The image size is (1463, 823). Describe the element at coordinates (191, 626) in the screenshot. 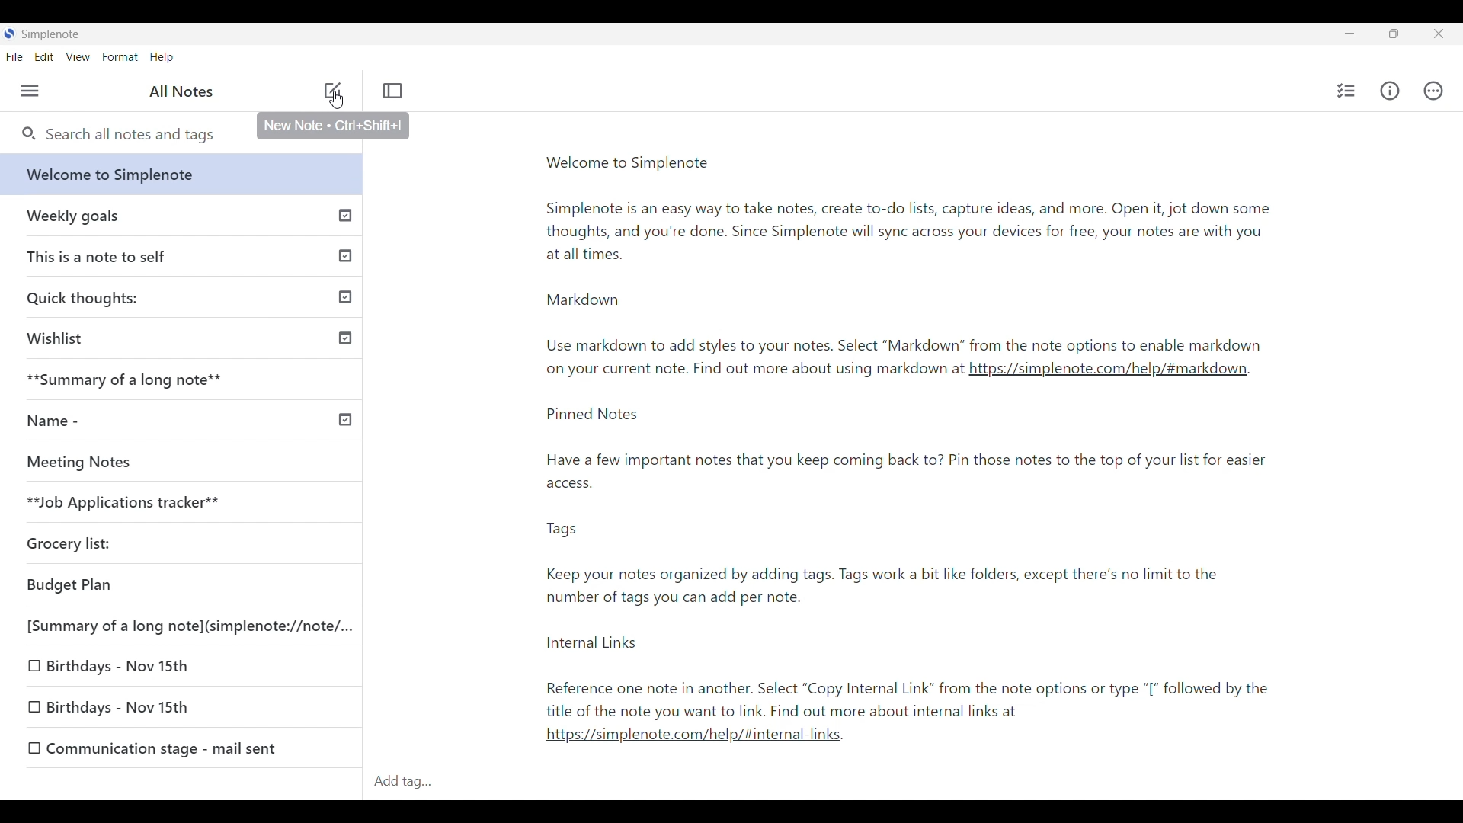

I see `Unpublished note` at that location.